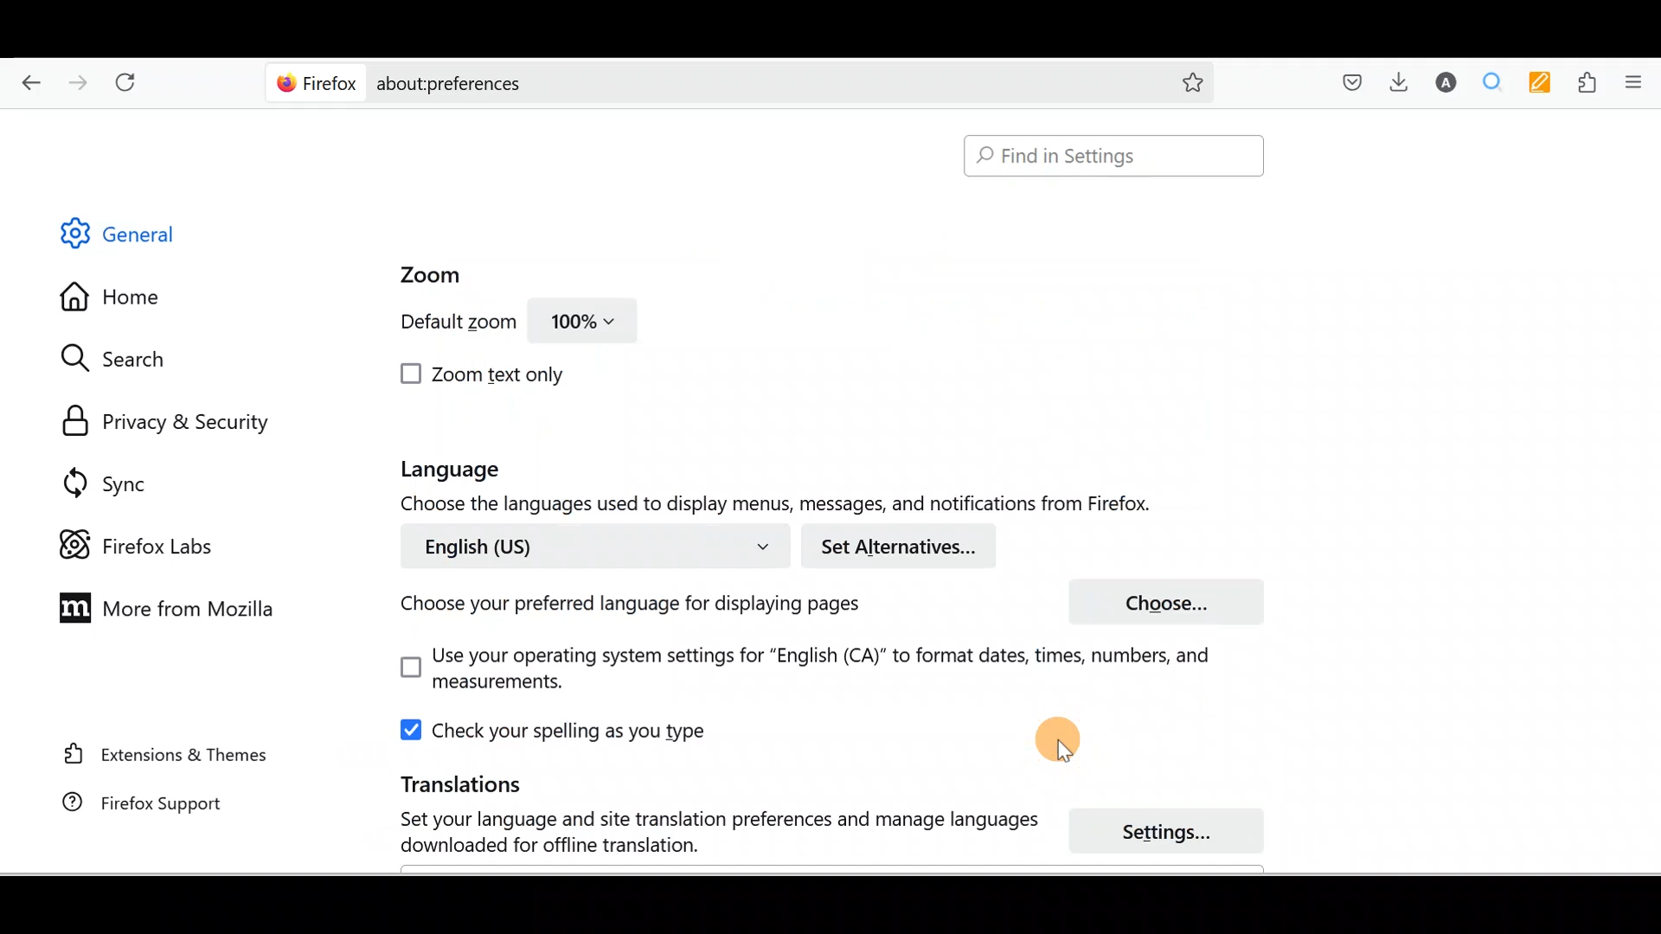 This screenshot has height=934, width=1661. I want to click on Multi keywords highlighter, so click(1545, 84).